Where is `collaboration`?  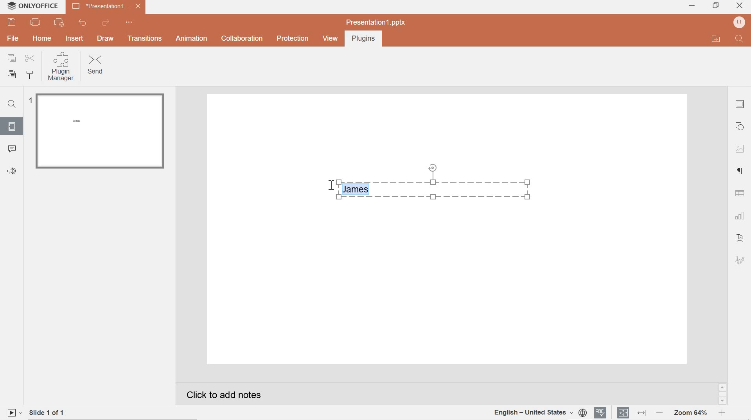
collaboration is located at coordinates (241, 39).